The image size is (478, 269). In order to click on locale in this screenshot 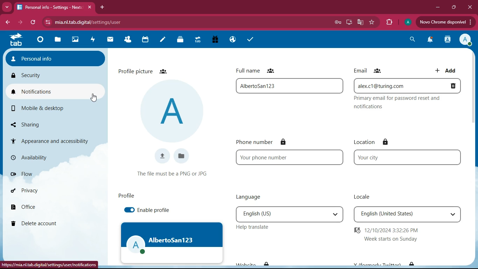, I will do `click(408, 213)`.